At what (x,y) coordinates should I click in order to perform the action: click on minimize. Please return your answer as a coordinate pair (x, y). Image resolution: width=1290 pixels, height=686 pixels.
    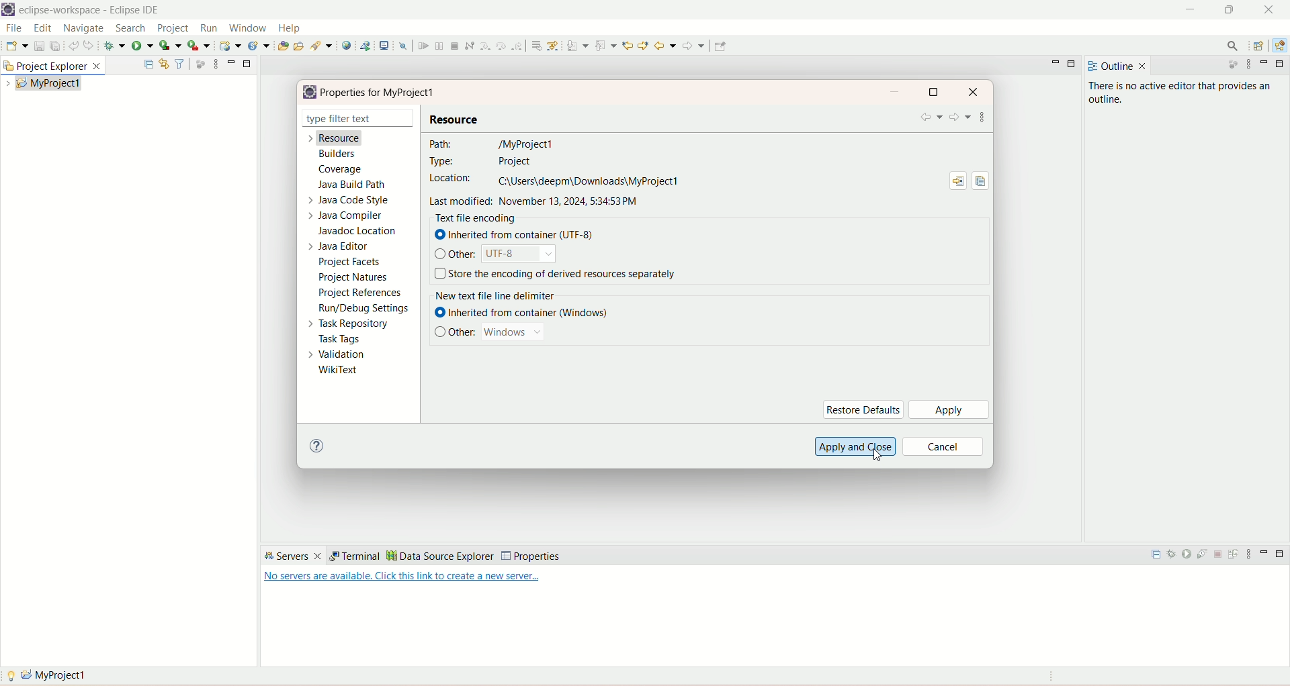
    Looking at the image, I should click on (248, 63).